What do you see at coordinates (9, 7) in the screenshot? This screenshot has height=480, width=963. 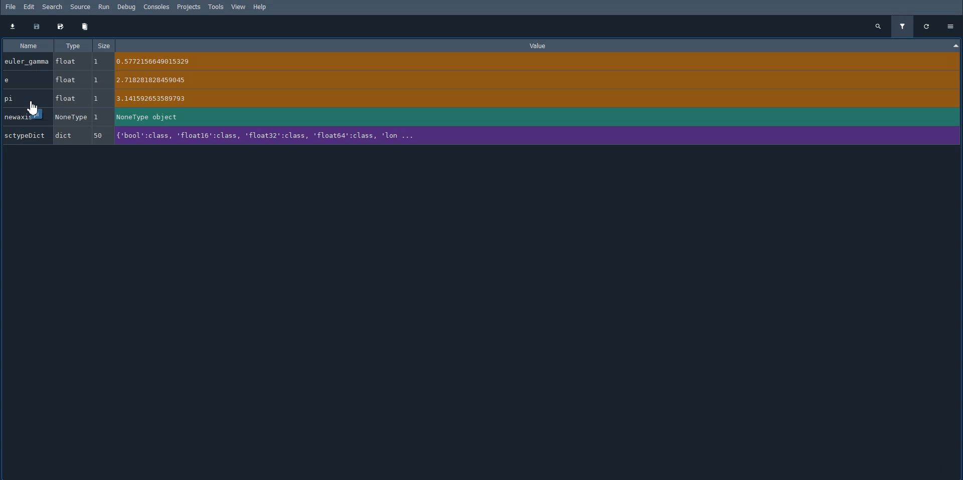 I see `File` at bounding box center [9, 7].